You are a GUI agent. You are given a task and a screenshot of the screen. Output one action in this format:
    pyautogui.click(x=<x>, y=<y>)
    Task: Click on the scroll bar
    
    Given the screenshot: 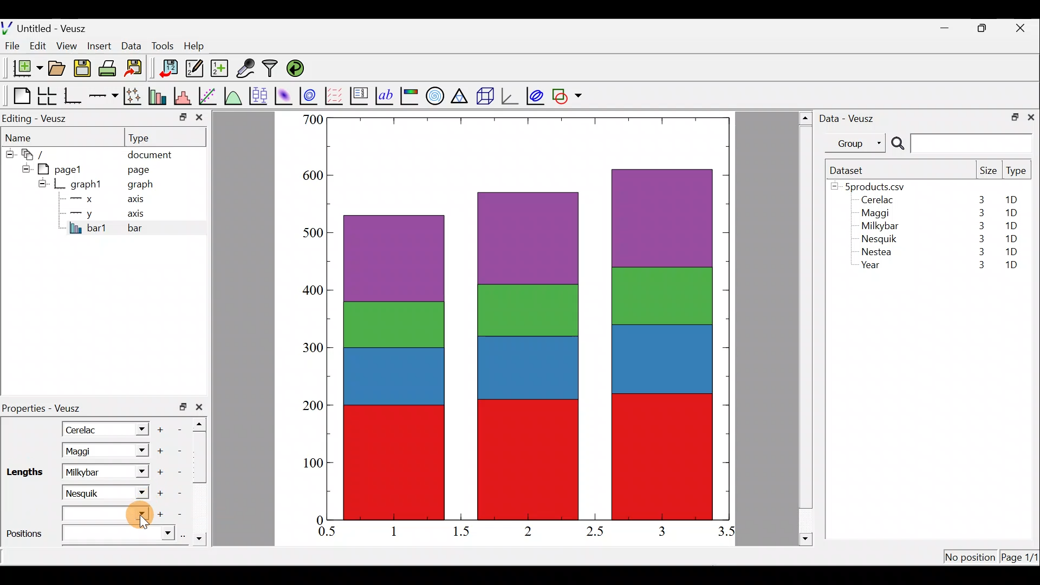 What is the action you would take?
    pyautogui.click(x=203, y=479)
    